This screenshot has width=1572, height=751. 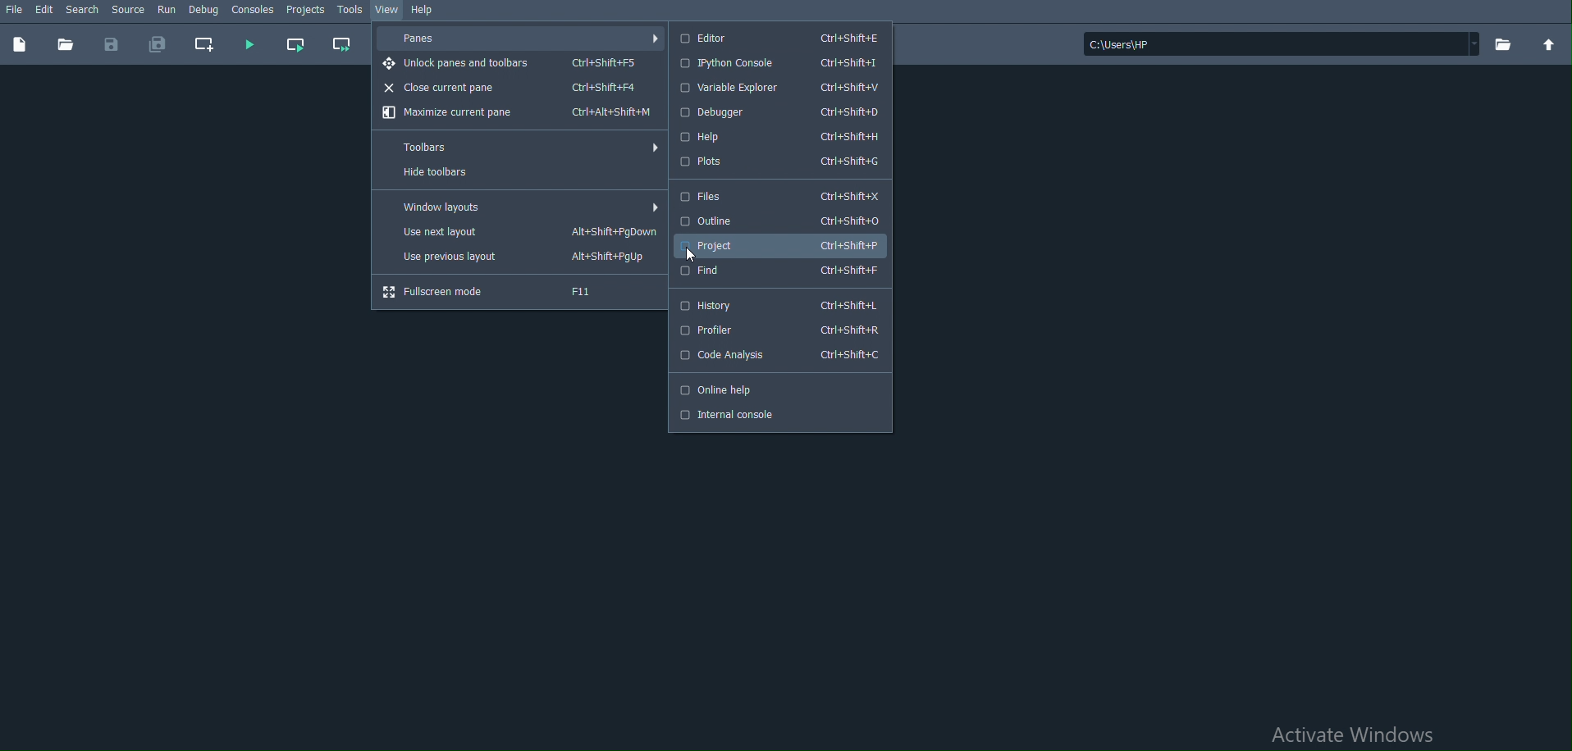 What do you see at coordinates (202, 45) in the screenshot?
I see `create new cell at the current line` at bounding box center [202, 45].